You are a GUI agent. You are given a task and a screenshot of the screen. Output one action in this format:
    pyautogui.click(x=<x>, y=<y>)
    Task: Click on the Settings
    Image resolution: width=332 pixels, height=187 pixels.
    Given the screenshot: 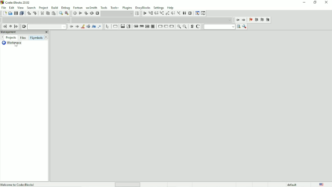 What is the action you would take?
    pyautogui.click(x=159, y=8)
    